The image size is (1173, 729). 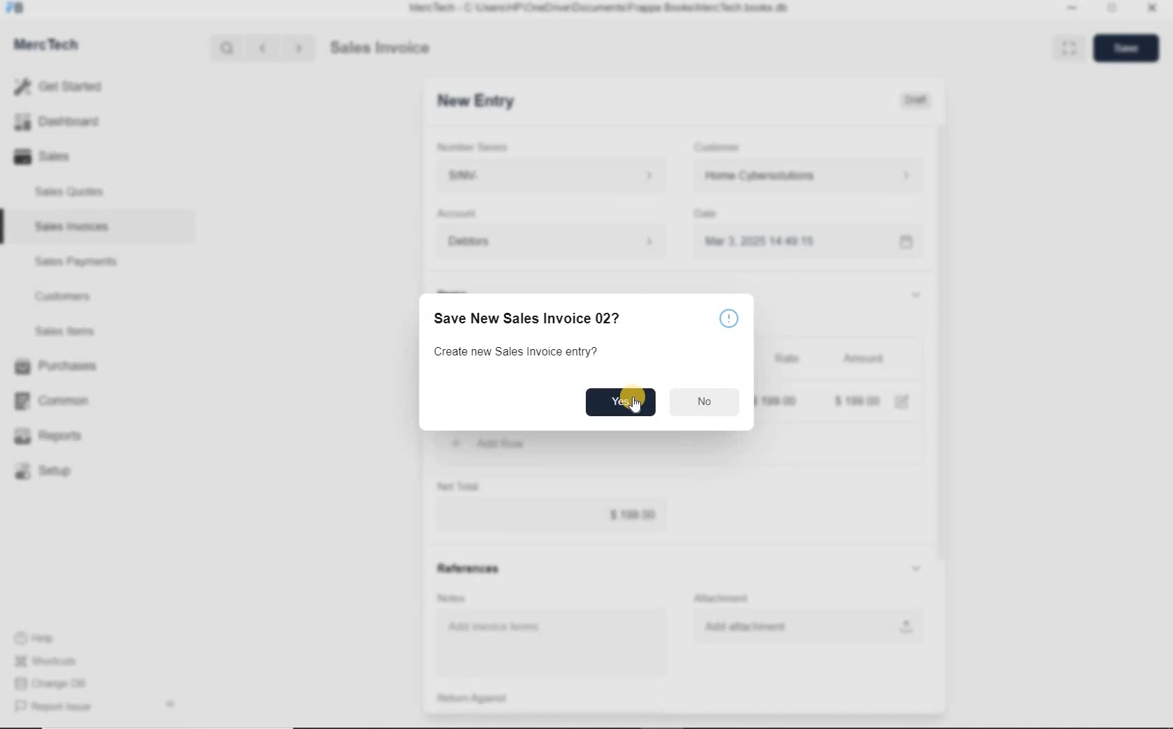 I want to click on Sales Items, so click(x=74, y=331).